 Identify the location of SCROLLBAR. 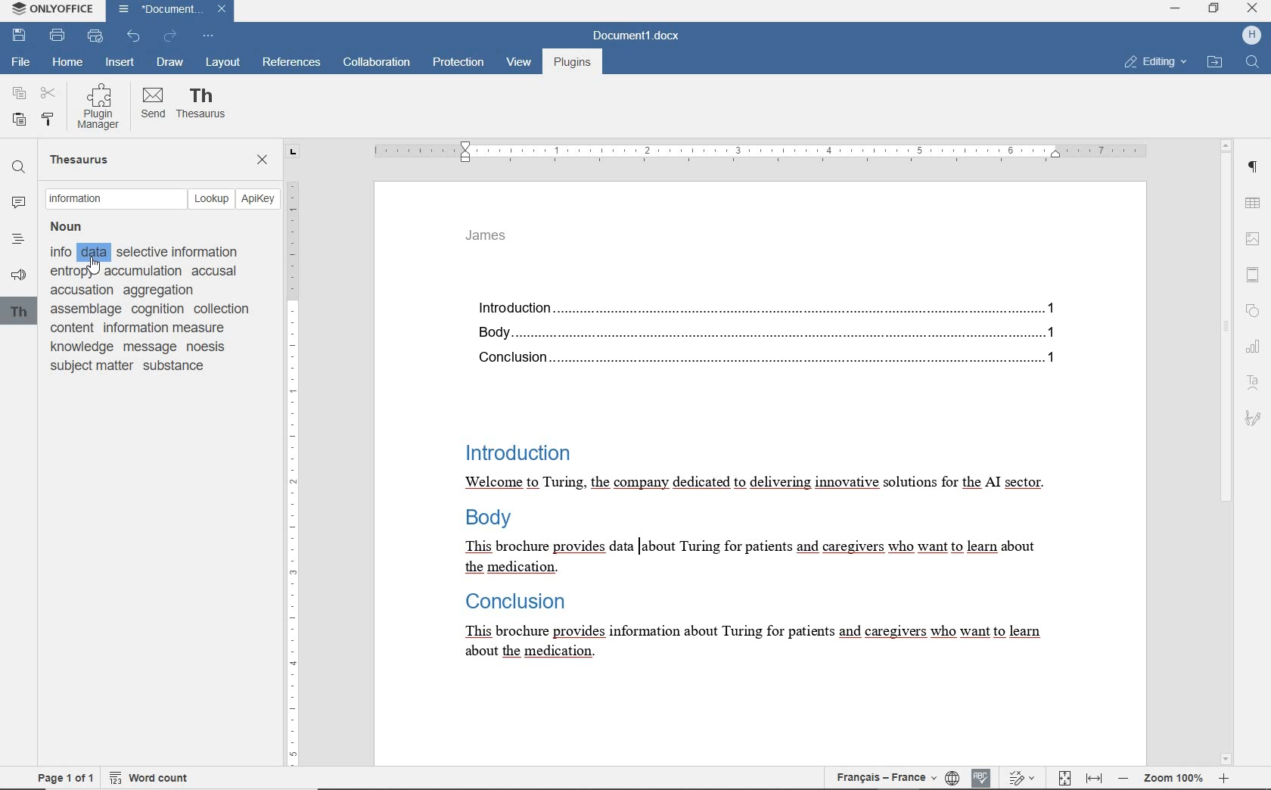
(1226, 452).